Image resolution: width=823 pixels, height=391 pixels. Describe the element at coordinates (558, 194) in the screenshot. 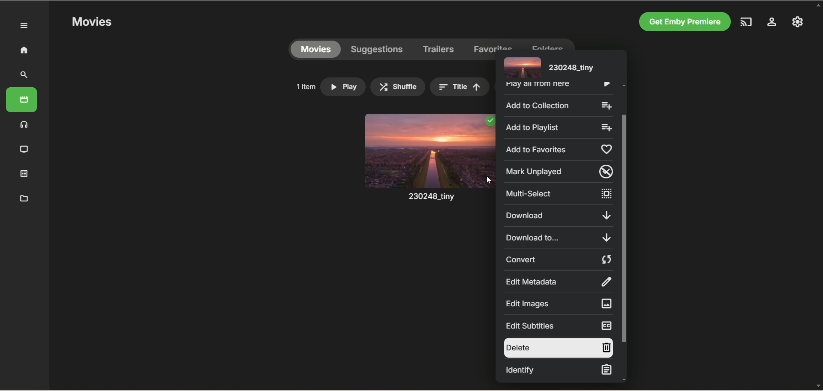

I see `multi-select` at that location.